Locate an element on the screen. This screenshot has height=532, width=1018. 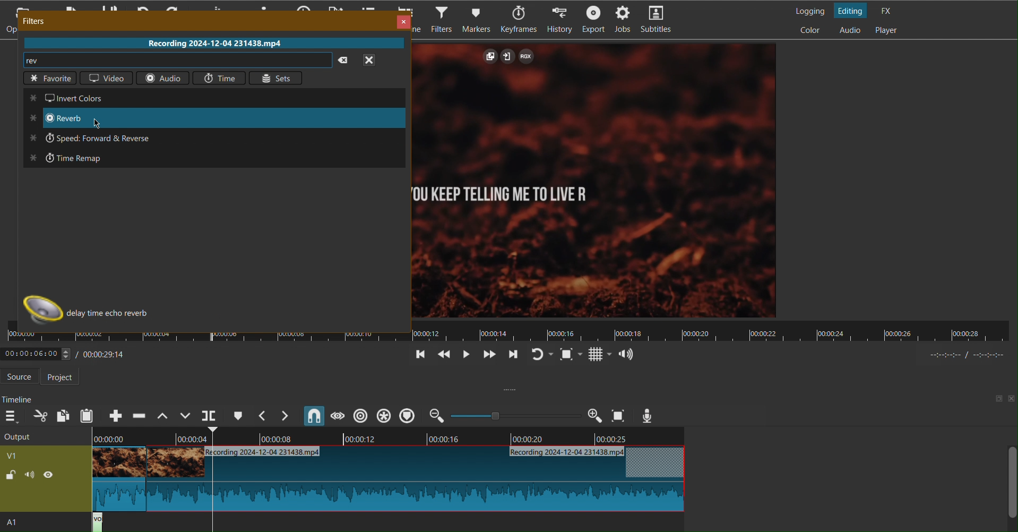
maximize is located at coordinates (994, 398).